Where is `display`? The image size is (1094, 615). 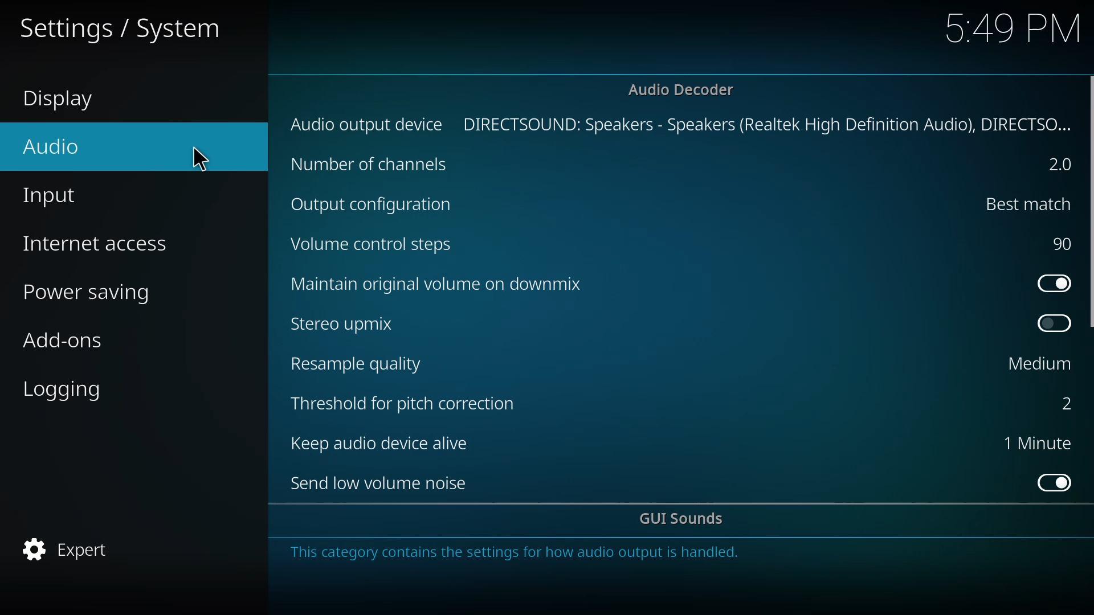 display is located at coordinates (63, 99).